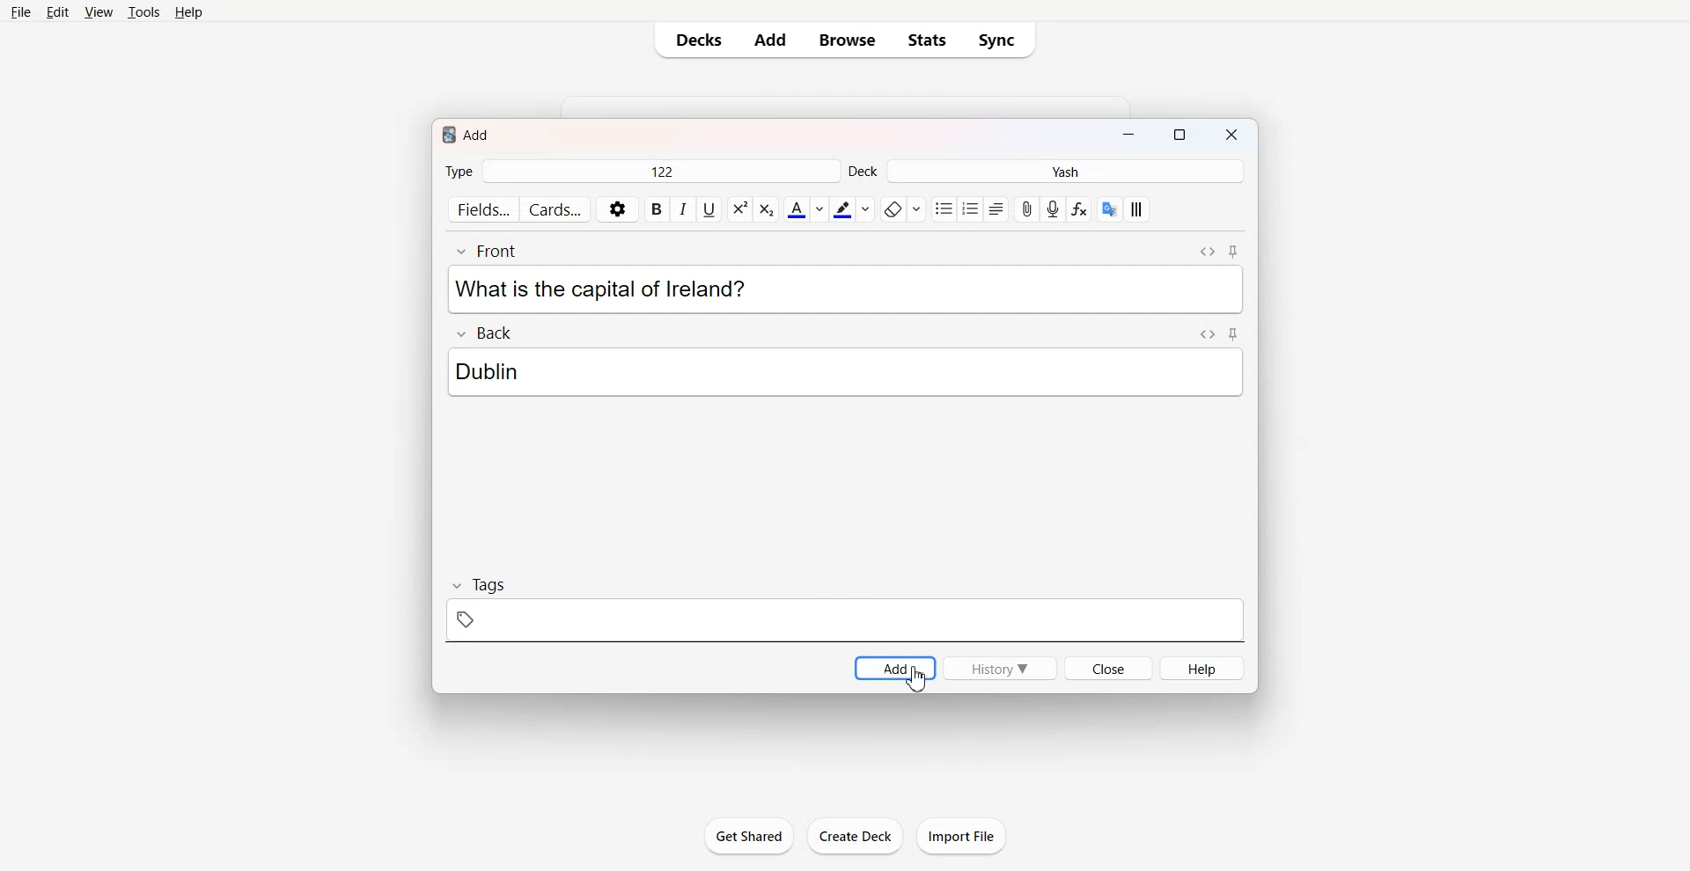 The height and width of the screenshot is (871, 1690). What do you see at coordinates (1209, 333) in the screenshot?
I see `Toggle HTML Editor` at bounding box center [1209, 333].